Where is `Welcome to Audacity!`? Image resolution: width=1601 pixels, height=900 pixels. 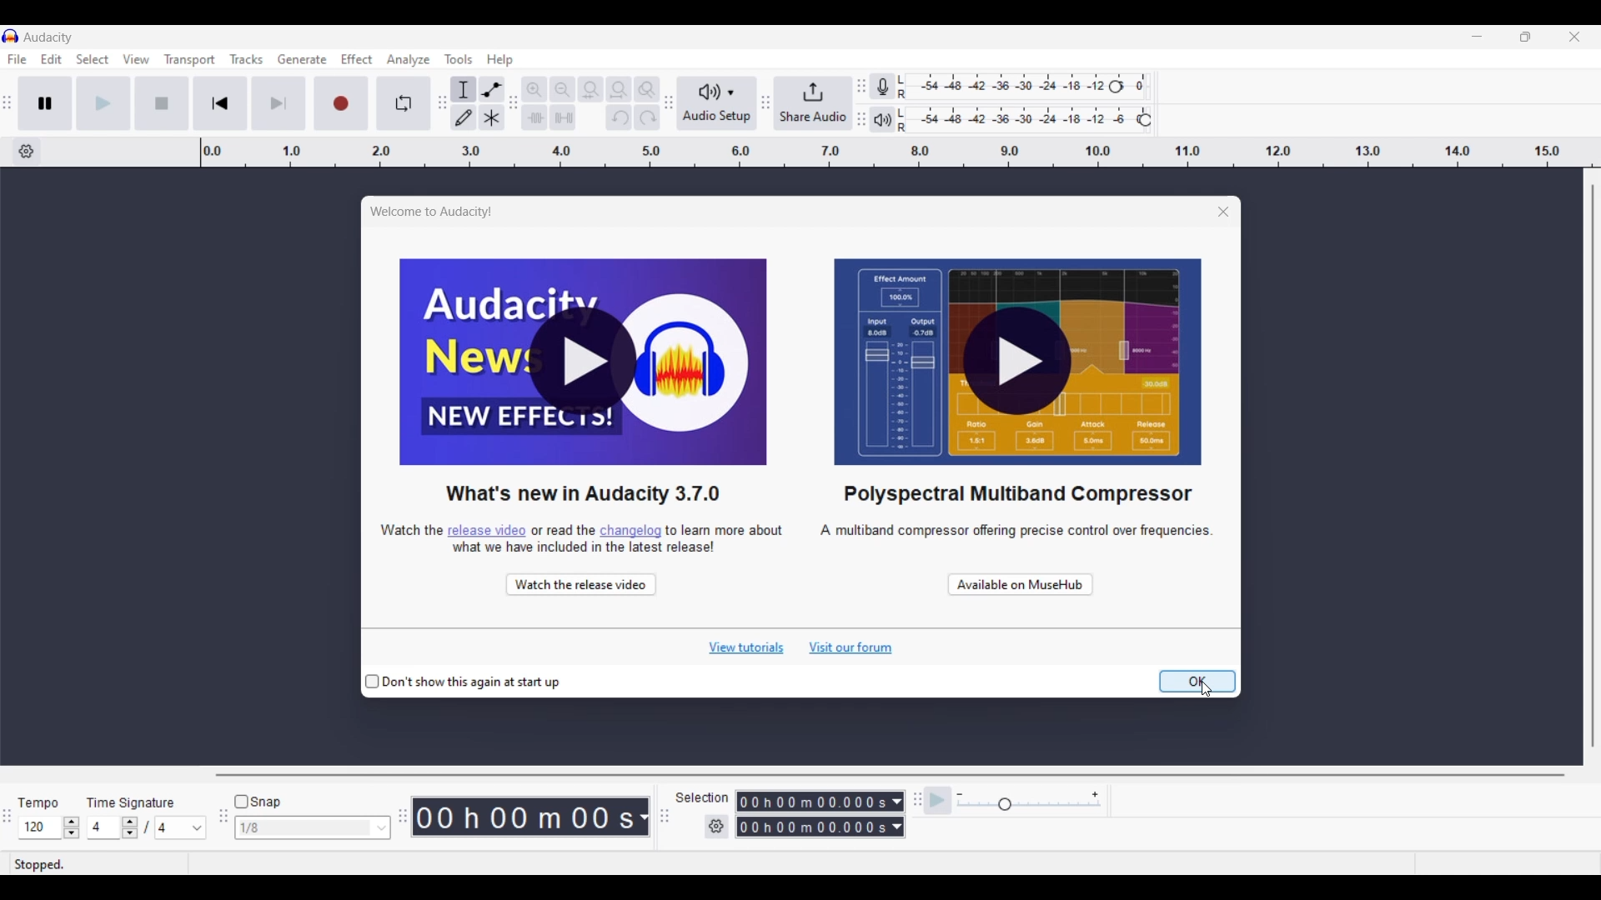 Welcome to Audacity! is located at coordinates (436, 212).